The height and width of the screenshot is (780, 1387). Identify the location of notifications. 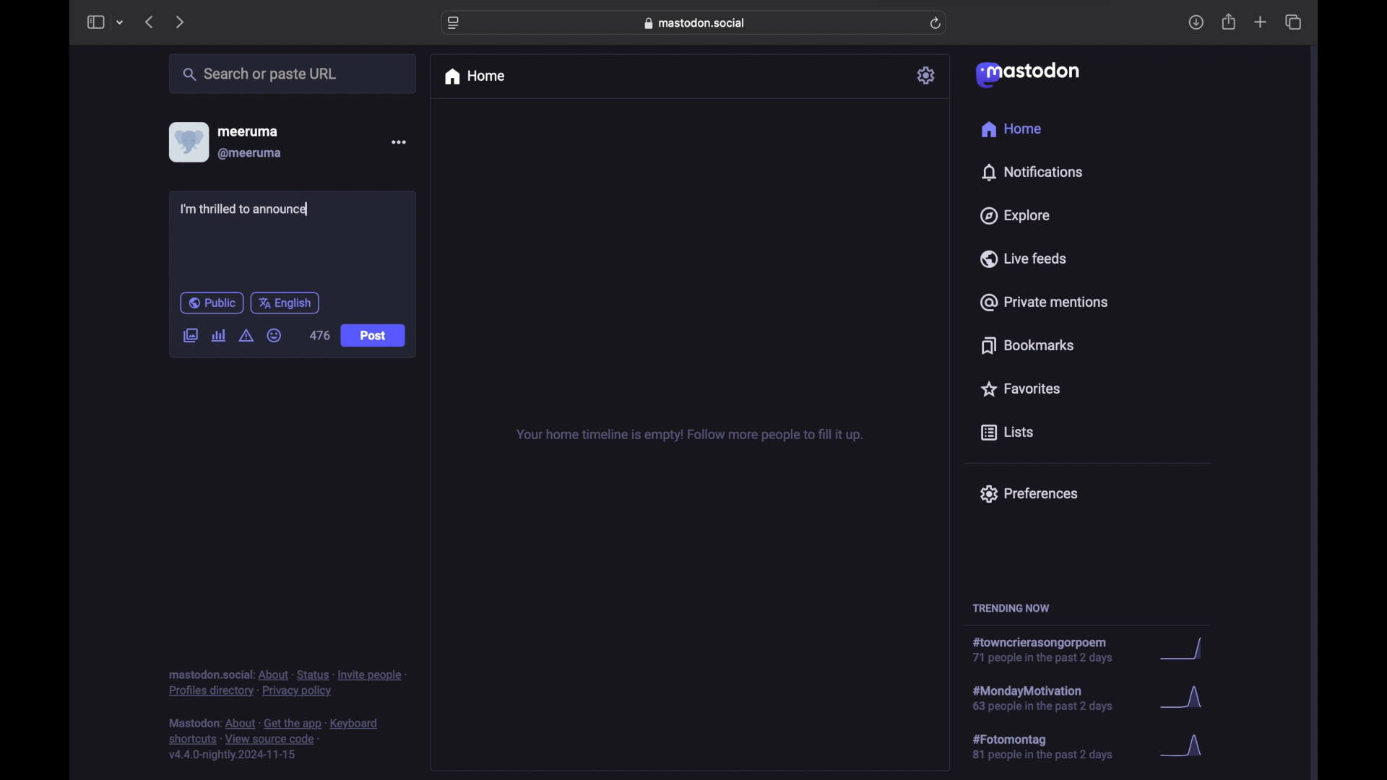
(1032, 173).